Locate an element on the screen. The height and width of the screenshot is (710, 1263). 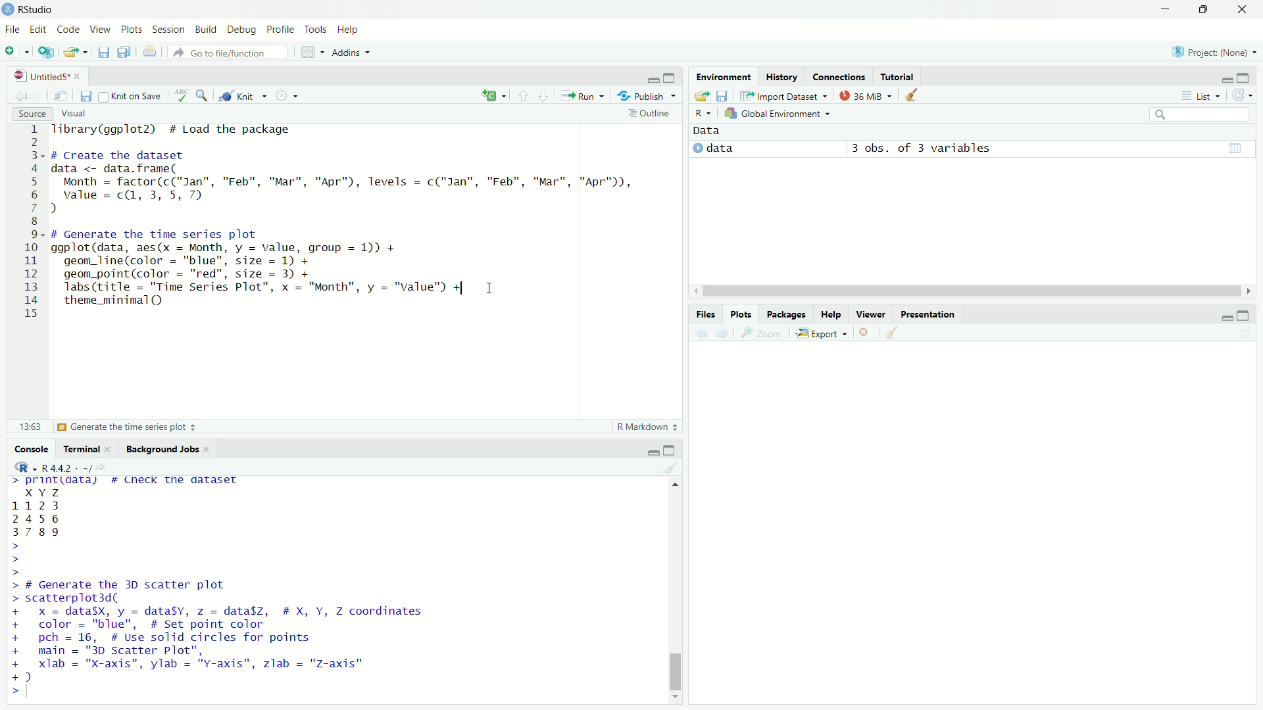
scrollbar is located at coordinates (674, 594).